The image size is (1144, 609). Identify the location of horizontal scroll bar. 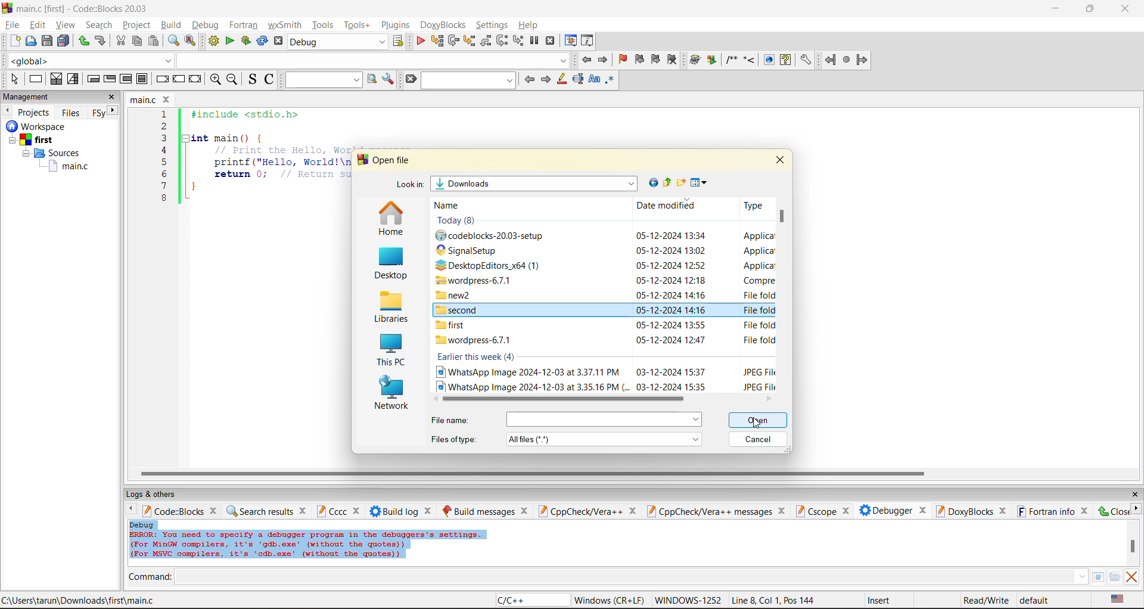
(558, 399).